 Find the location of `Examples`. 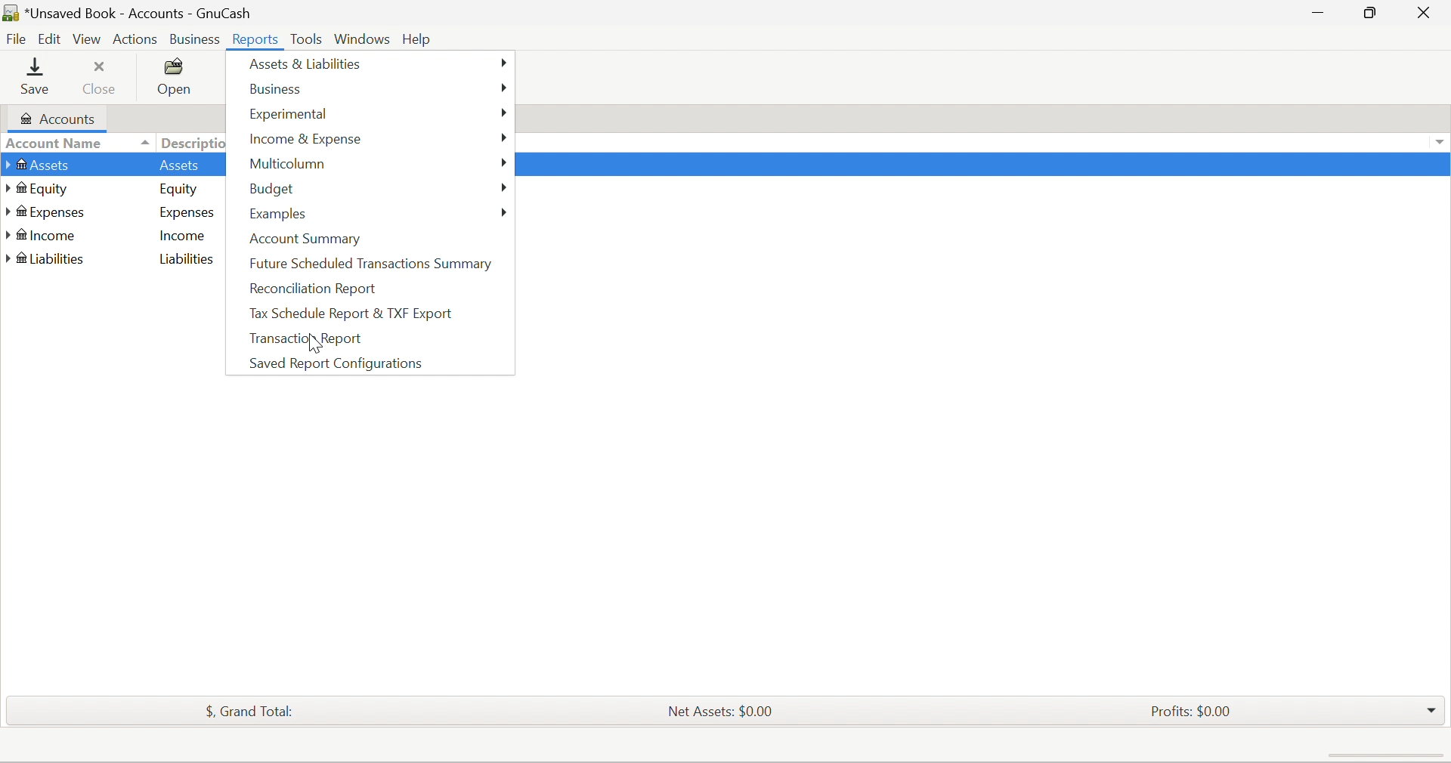

Examples is located at coordinates (282, 215).